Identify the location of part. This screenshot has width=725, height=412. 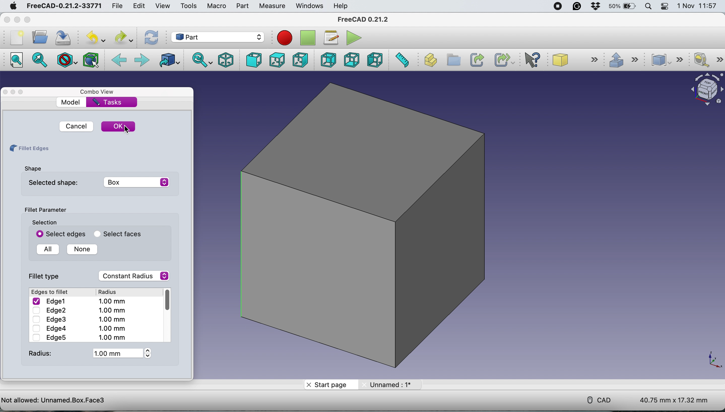
(242, 5).